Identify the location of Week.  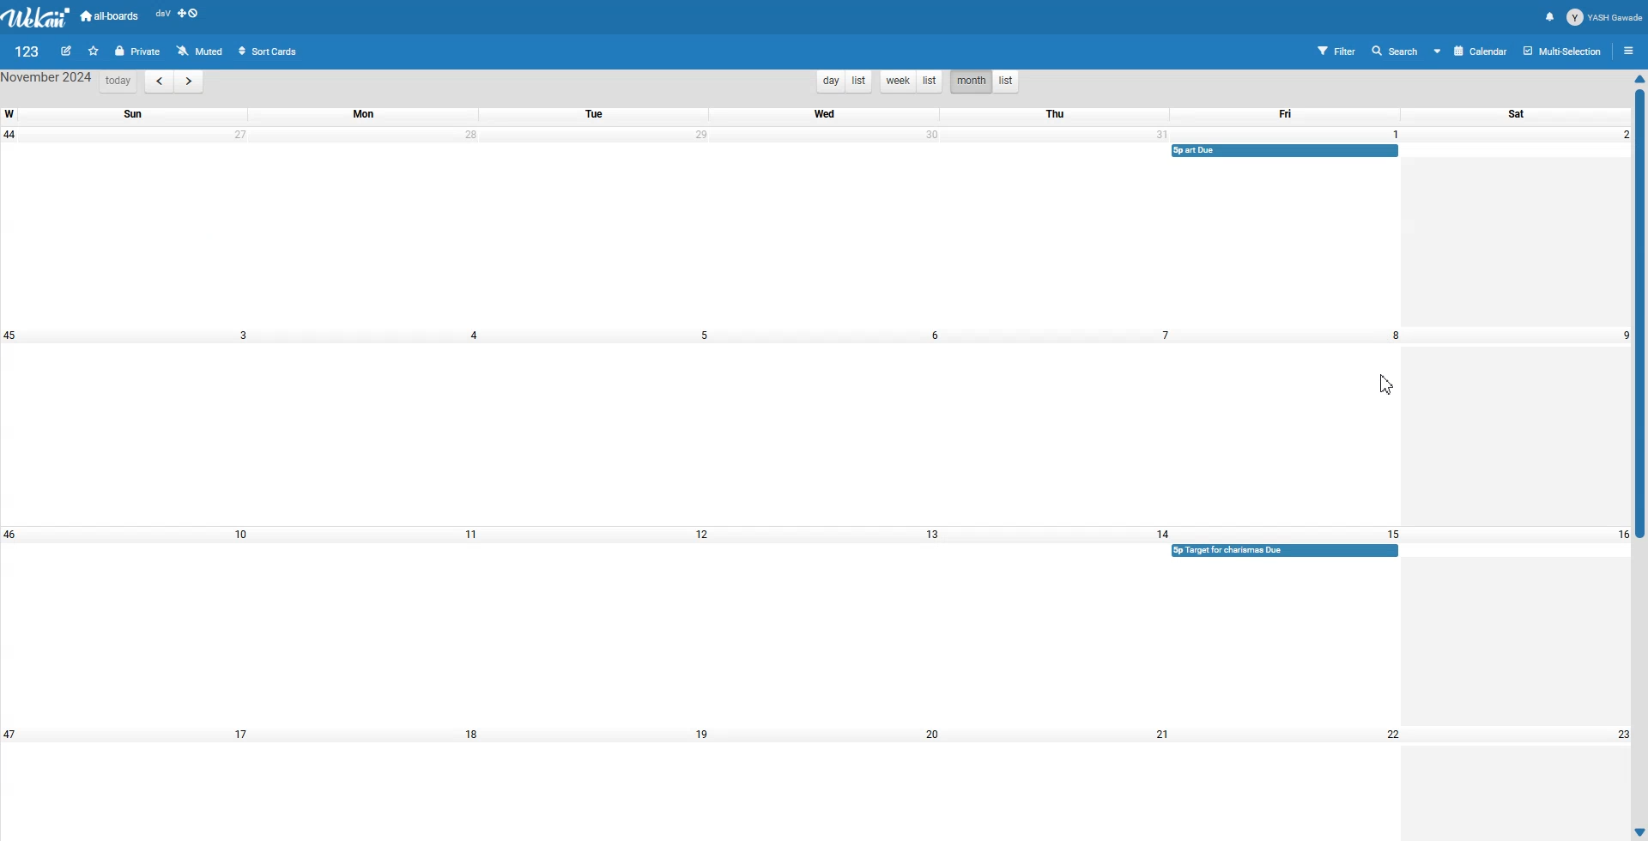
(896, 82).